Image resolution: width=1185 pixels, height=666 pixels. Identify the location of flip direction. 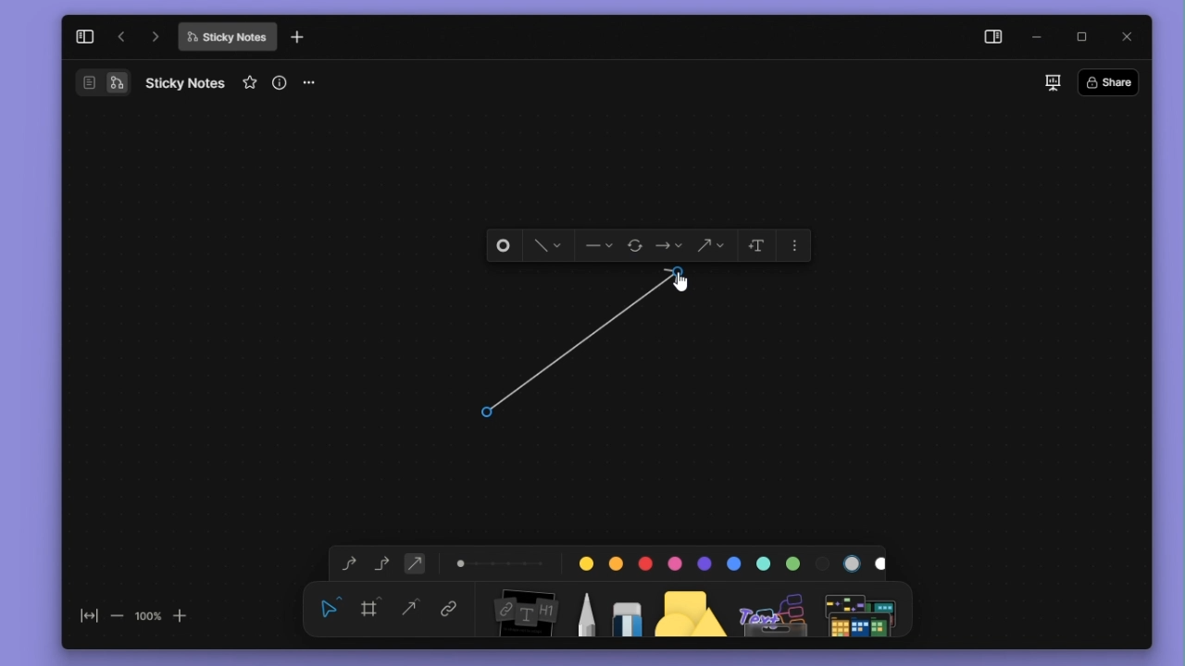
(637, 247).